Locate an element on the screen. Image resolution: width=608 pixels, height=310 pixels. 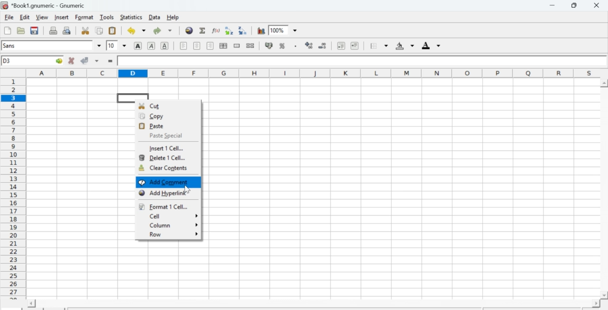
scroll left is located at coordinates (30, 303).